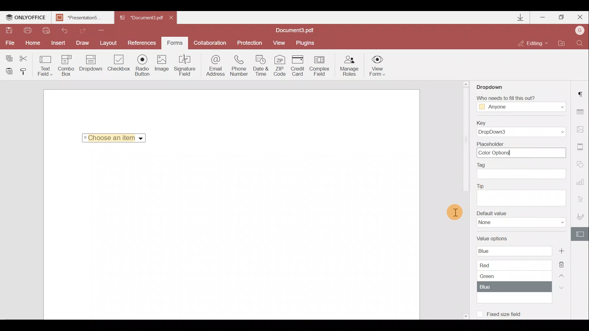 The width and height of the screenshot is (589, 331). Describe the element at coordinates (520, 150) in the screenshot. I see `Placeholder` at that location.